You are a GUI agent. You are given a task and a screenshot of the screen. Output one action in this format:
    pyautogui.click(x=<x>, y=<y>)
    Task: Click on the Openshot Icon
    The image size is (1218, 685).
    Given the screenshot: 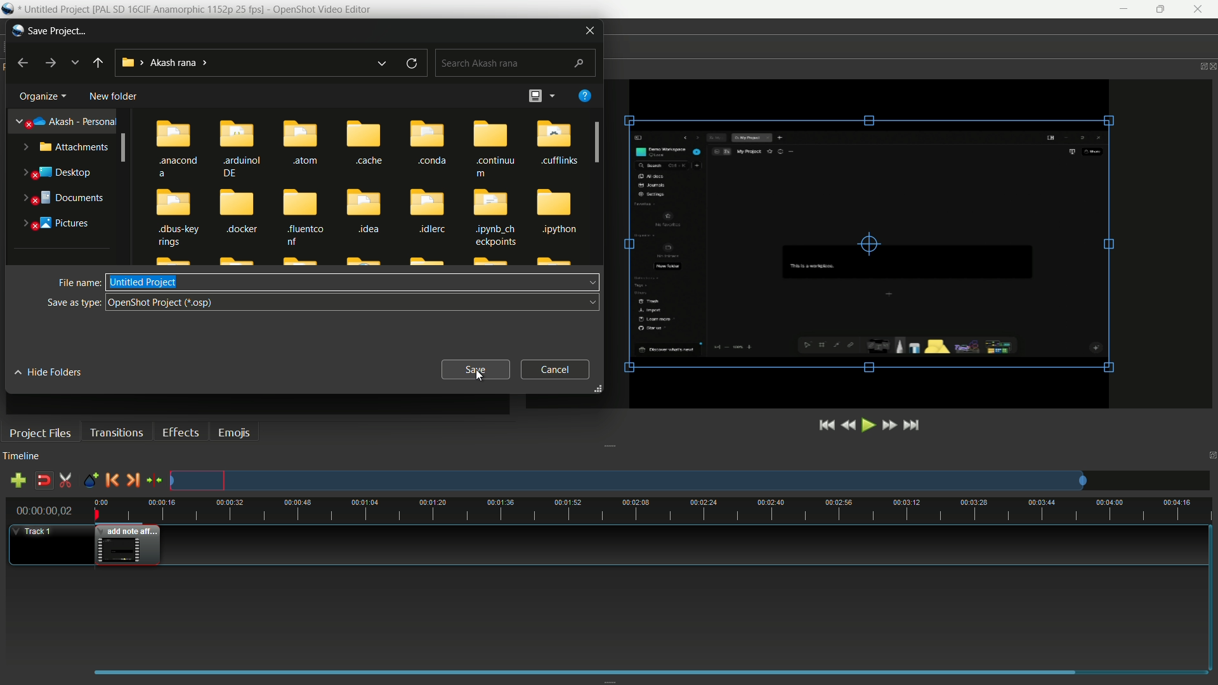 What is the action you would take?
    pyautogui.click(x=8, y=10)
    